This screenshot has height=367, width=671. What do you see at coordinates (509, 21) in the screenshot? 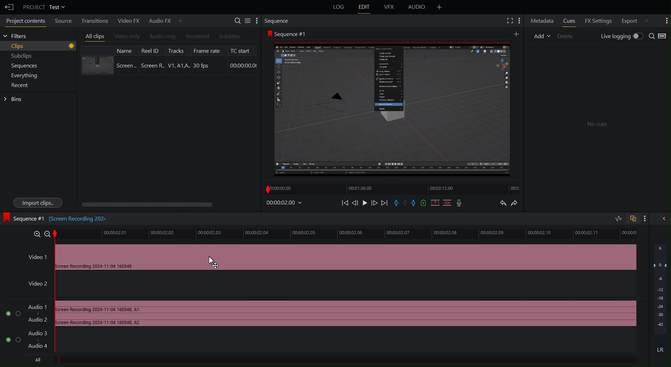
I see `Fullscreen` at bounding box center [509, 21].